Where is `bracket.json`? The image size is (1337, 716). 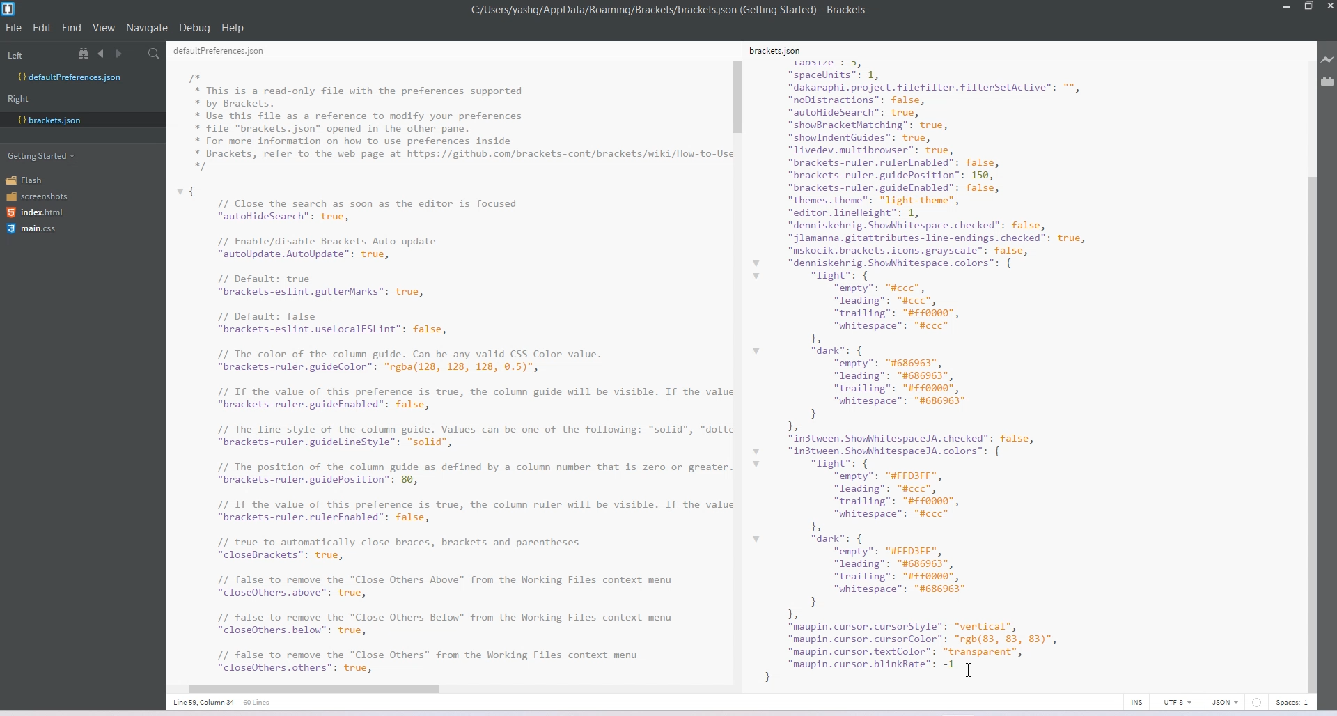 bracket.json is located at coordinates (79, 119).